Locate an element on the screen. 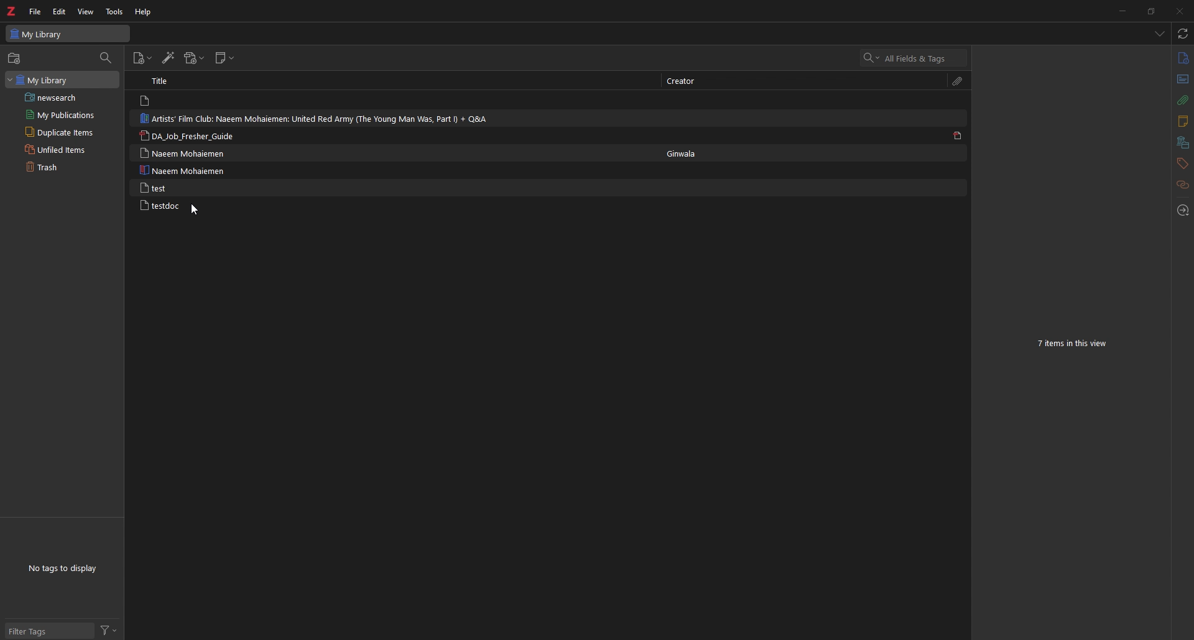  filter tags is located at coordinates (50, 631).